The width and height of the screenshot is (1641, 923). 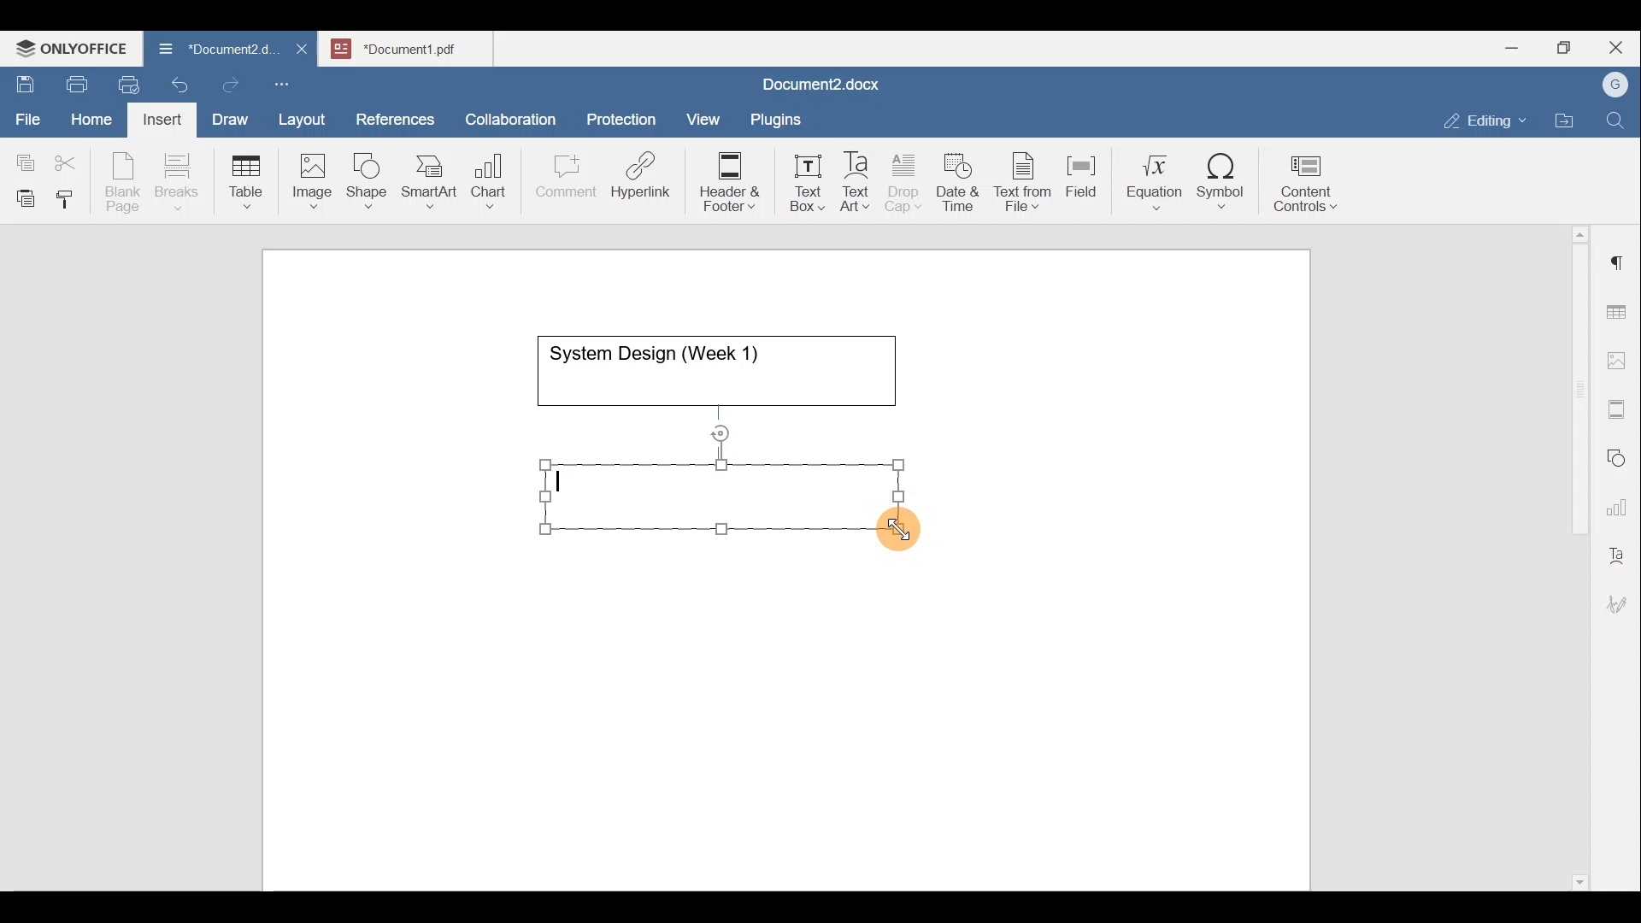 I want to click on Blank page, so click(x=125, y=182).